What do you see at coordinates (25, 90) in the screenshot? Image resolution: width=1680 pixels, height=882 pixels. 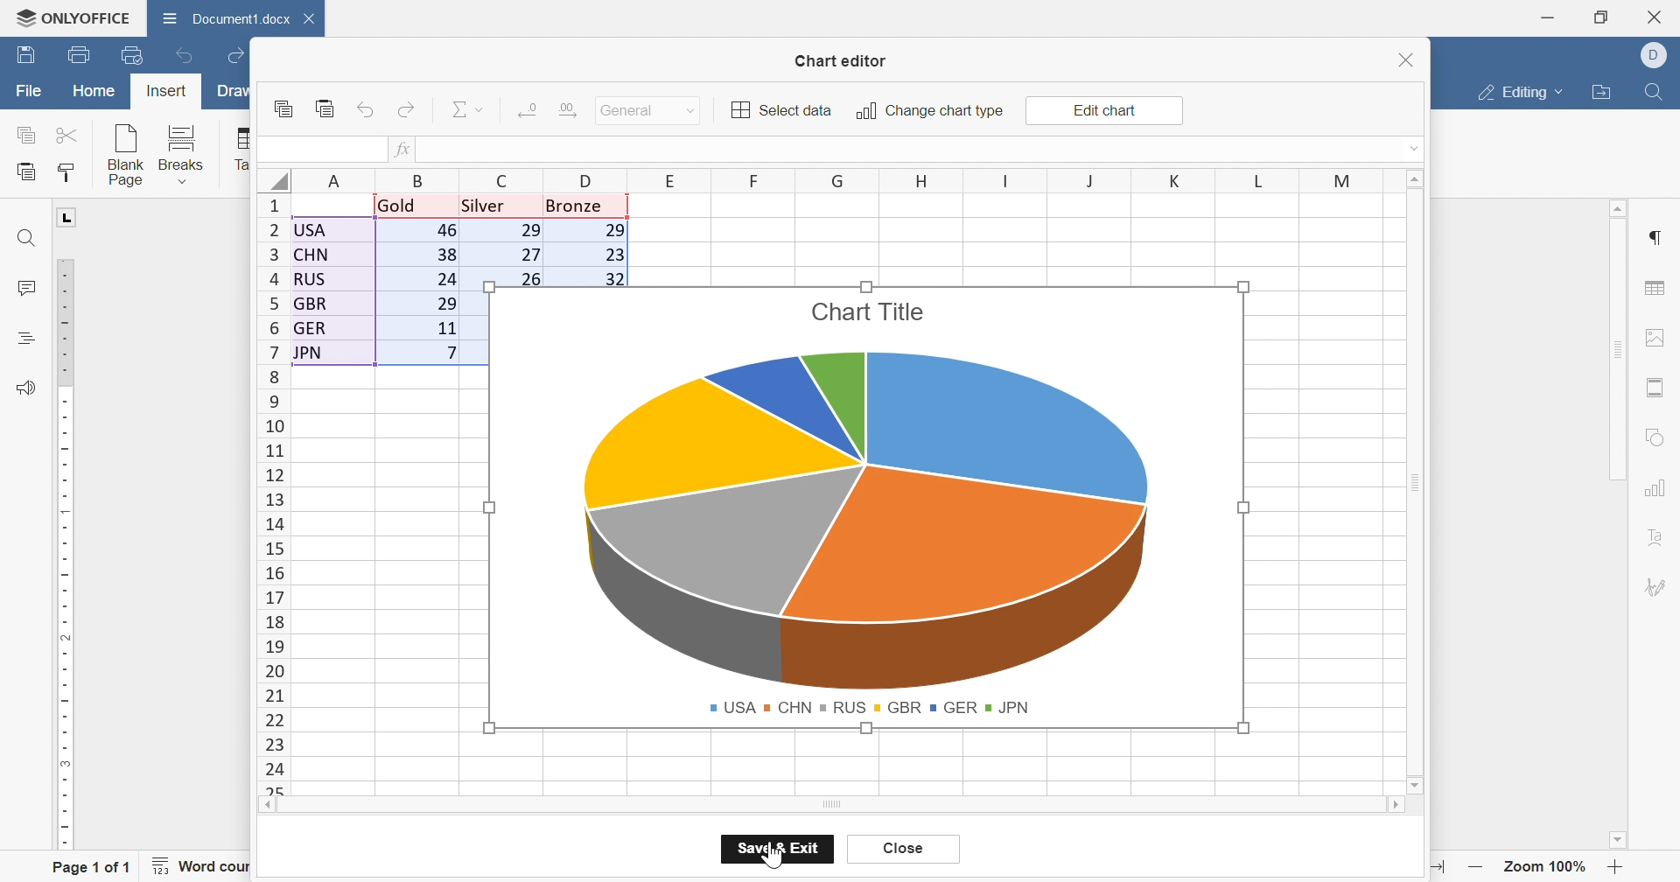 I see `File` at bounding box center [25, 90].